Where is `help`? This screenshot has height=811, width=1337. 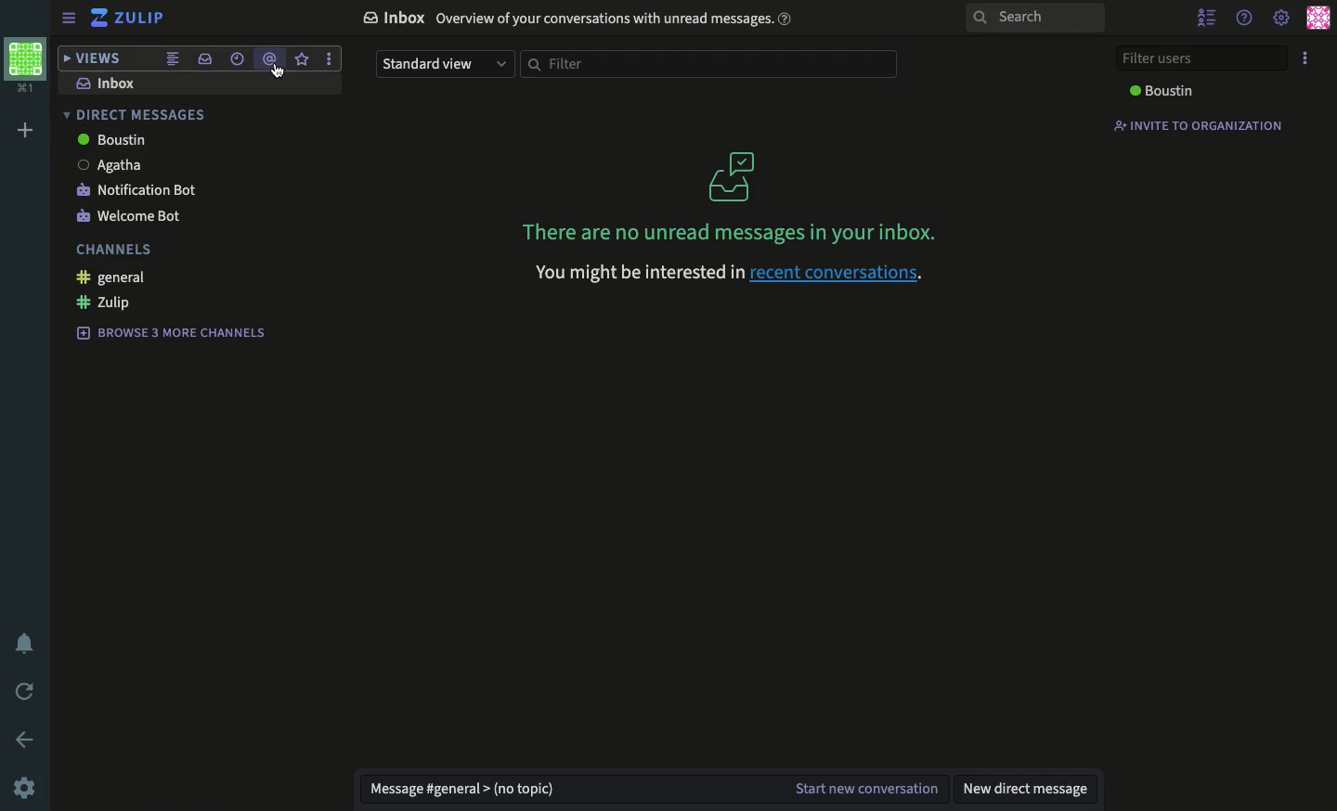 help is located at coordinates (1248, 19).